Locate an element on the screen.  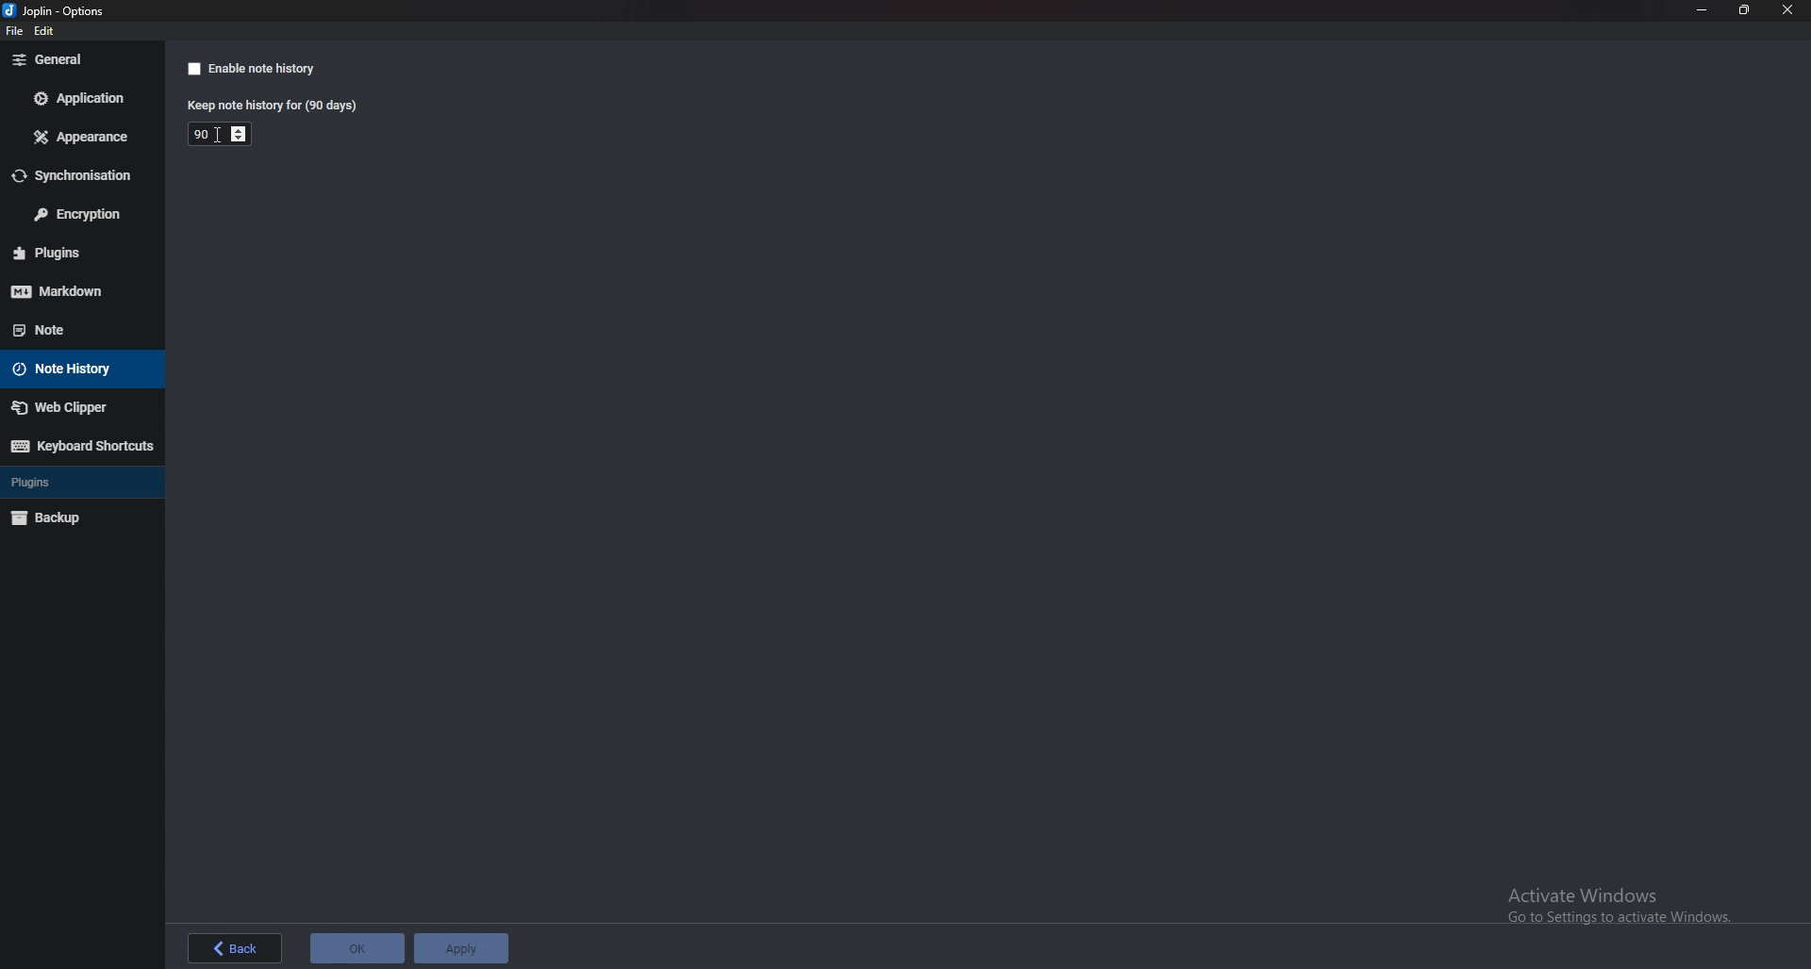
General is located at coordinates (76, 59).